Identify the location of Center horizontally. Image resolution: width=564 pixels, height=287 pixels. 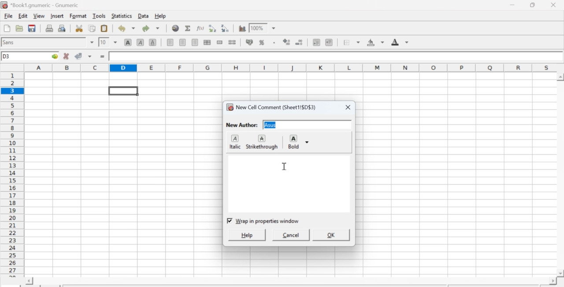
(182, 42).